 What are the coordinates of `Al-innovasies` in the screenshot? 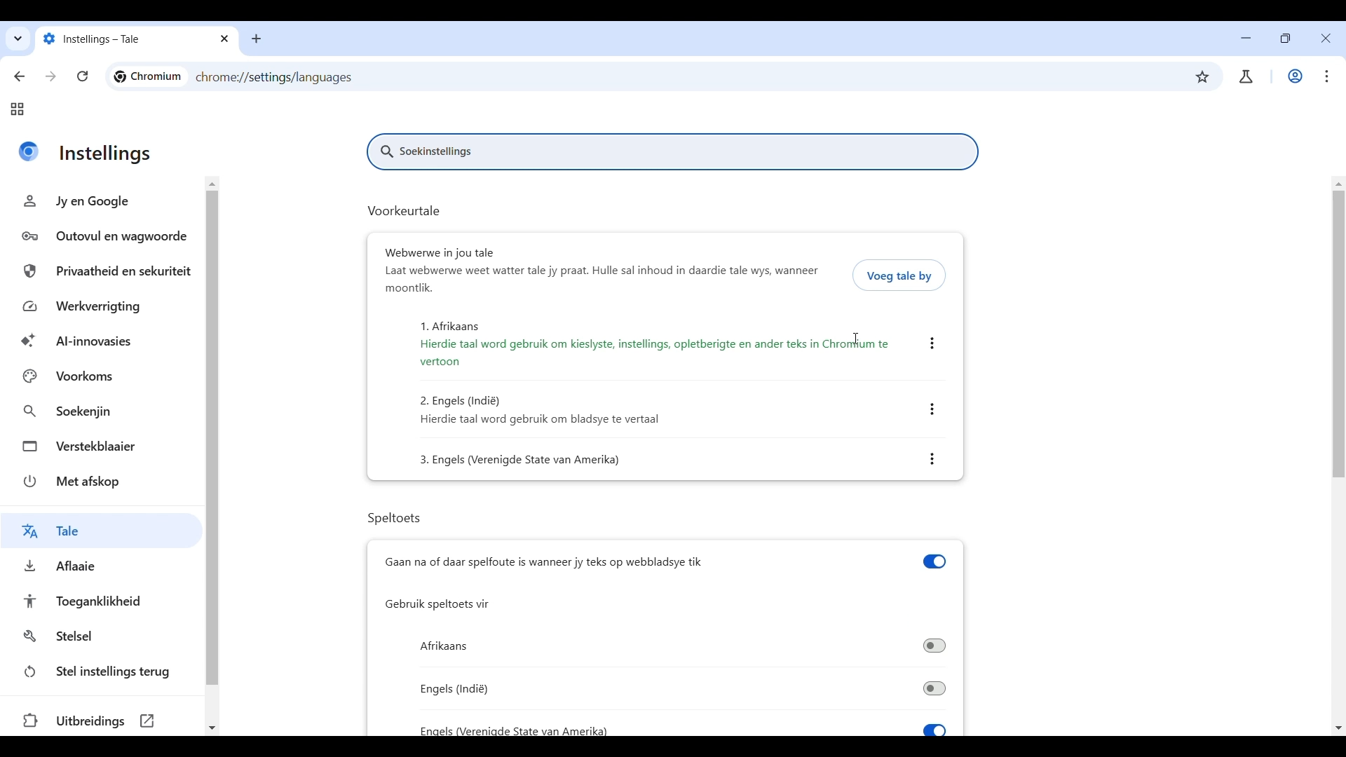 It's located at (88, 343).